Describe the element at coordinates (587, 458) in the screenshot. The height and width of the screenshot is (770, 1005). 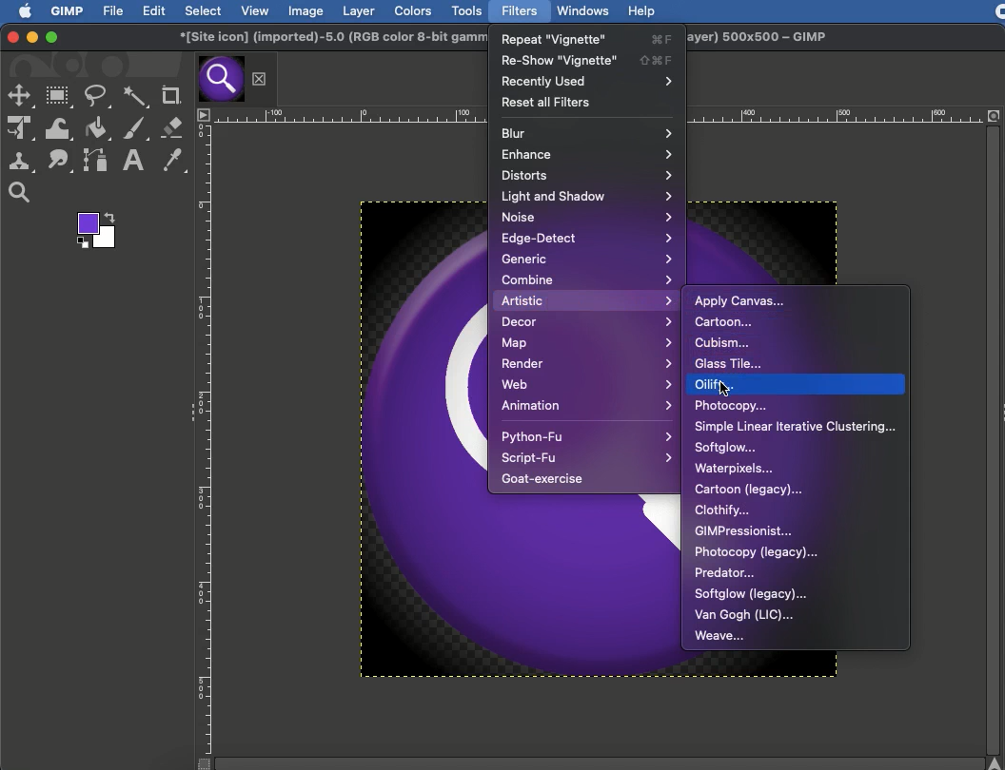
I see `Script fu` at that location.